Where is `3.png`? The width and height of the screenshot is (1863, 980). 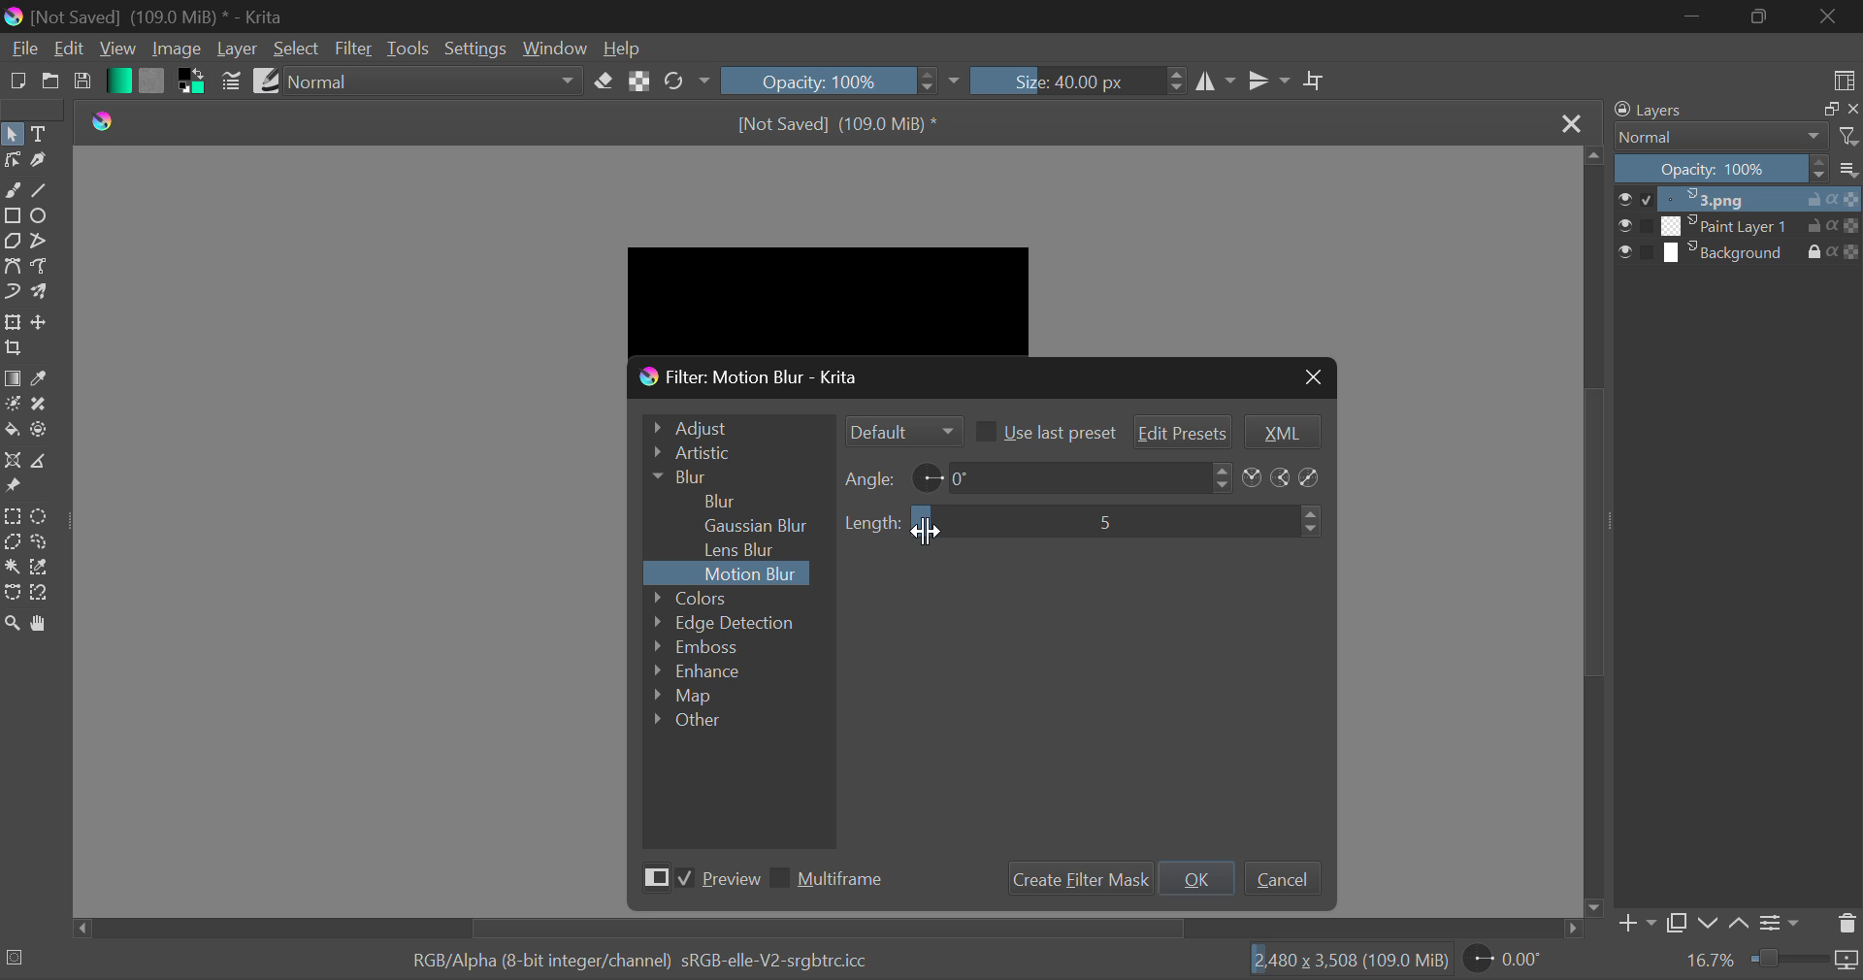
3.png is located at coordinates (1740, 200).